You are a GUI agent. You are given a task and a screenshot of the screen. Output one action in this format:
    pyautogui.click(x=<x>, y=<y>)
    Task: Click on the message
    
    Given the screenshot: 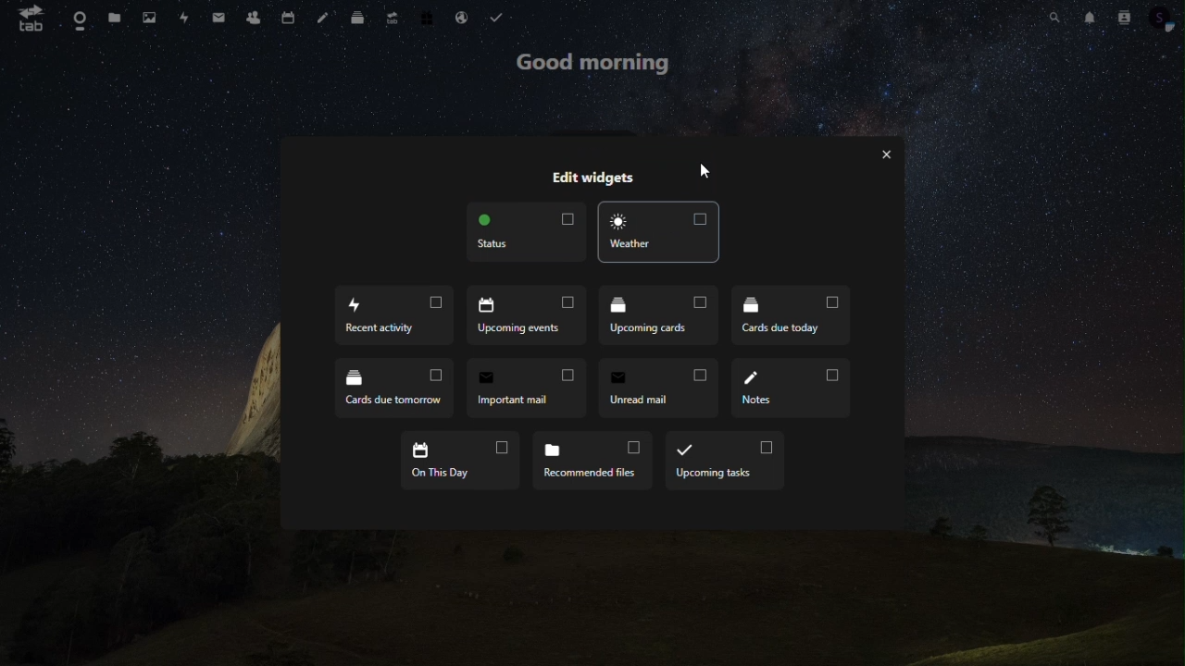 What is the action you would take?
    pyautogui.click(x=217, y=18)
    